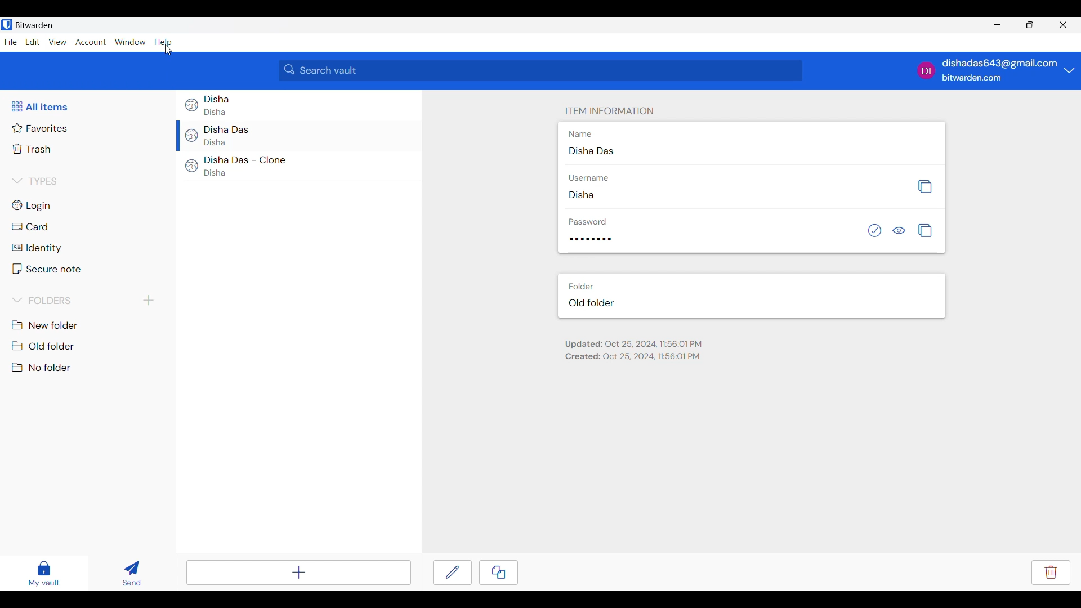  Describe the element at coordinates (299, 573) in the screenshot. I see `Add item` at that location.